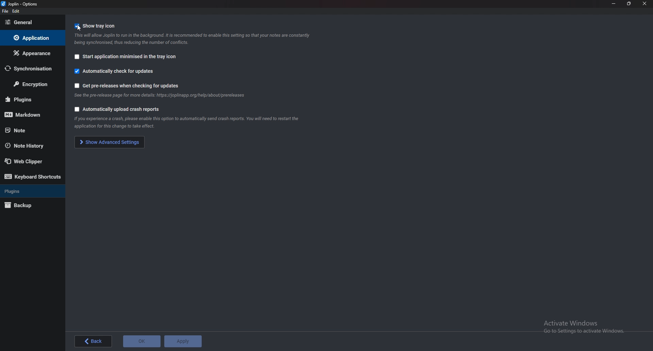  What do you see at coordinates (29, 98) in the screenshot?
I see `Plugins` at bounding box center [29, 98].